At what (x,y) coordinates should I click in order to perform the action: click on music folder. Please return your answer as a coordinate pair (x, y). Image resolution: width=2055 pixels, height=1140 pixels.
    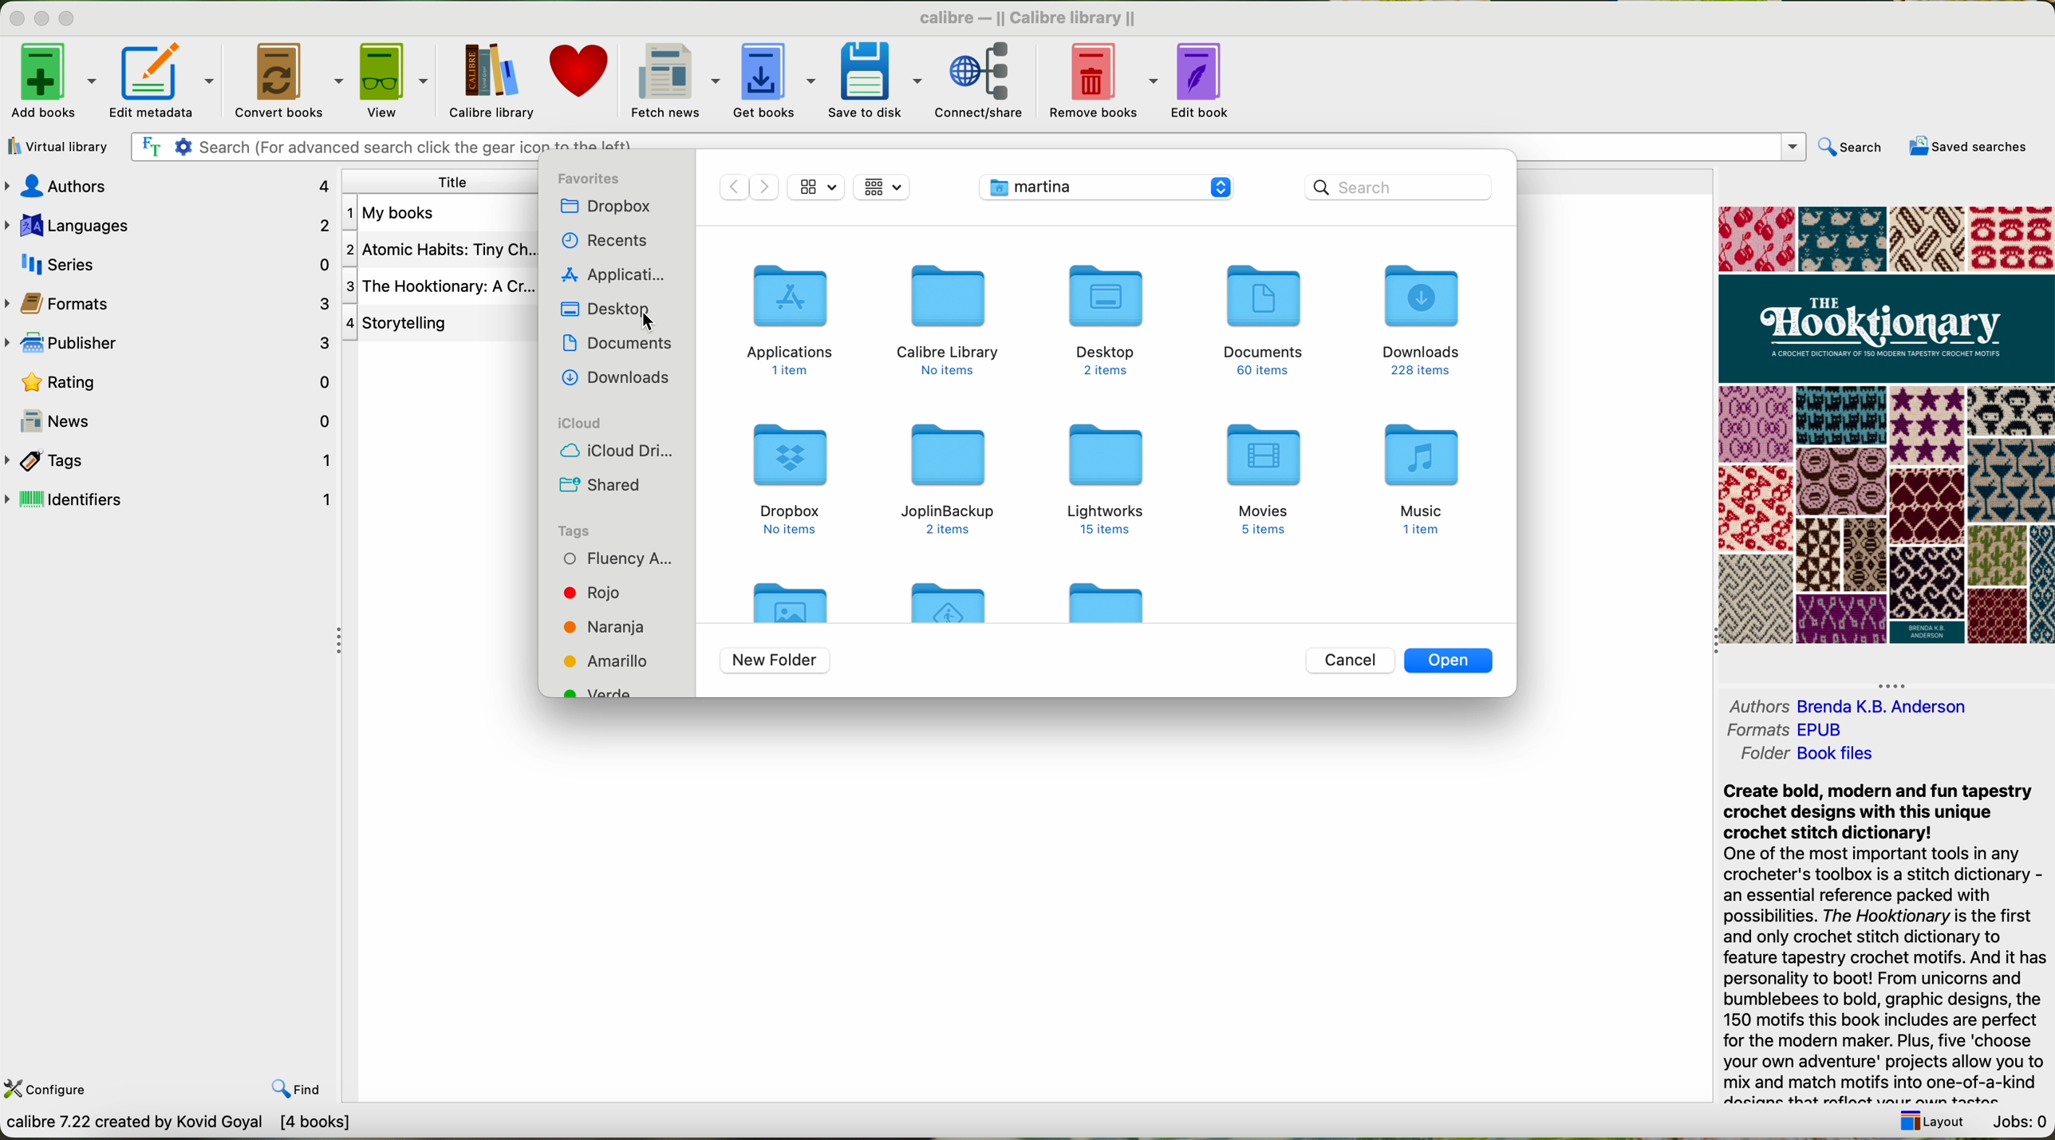
    Looking at the image, I should click on (1418, 477).